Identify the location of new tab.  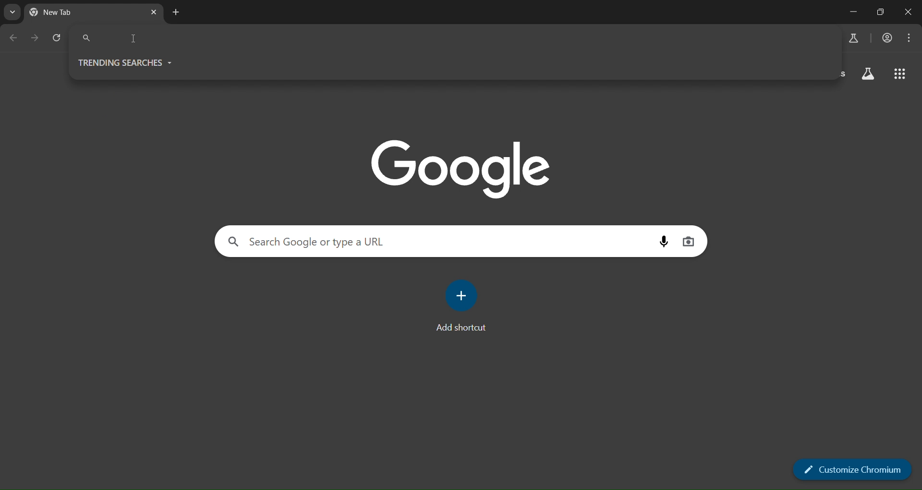
(178, 12).